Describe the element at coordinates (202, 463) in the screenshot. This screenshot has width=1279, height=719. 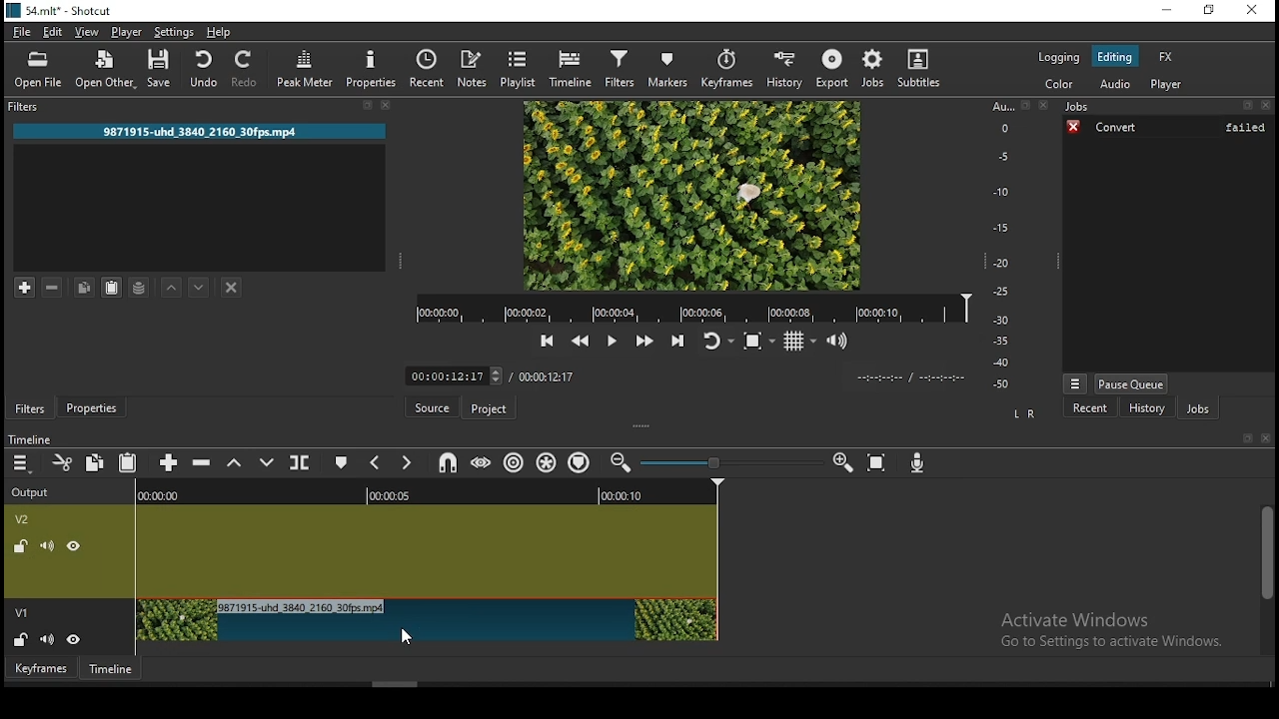
I see `ripple delete` at that location.